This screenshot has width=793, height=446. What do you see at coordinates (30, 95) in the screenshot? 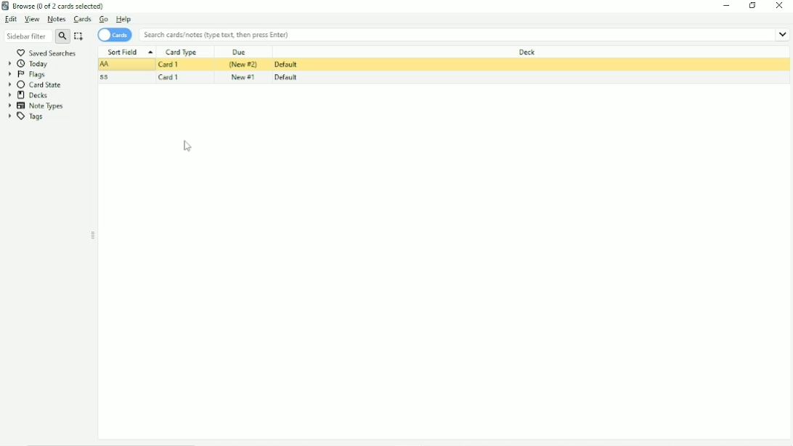
I see `Decks` at bounding box center [30, 95].